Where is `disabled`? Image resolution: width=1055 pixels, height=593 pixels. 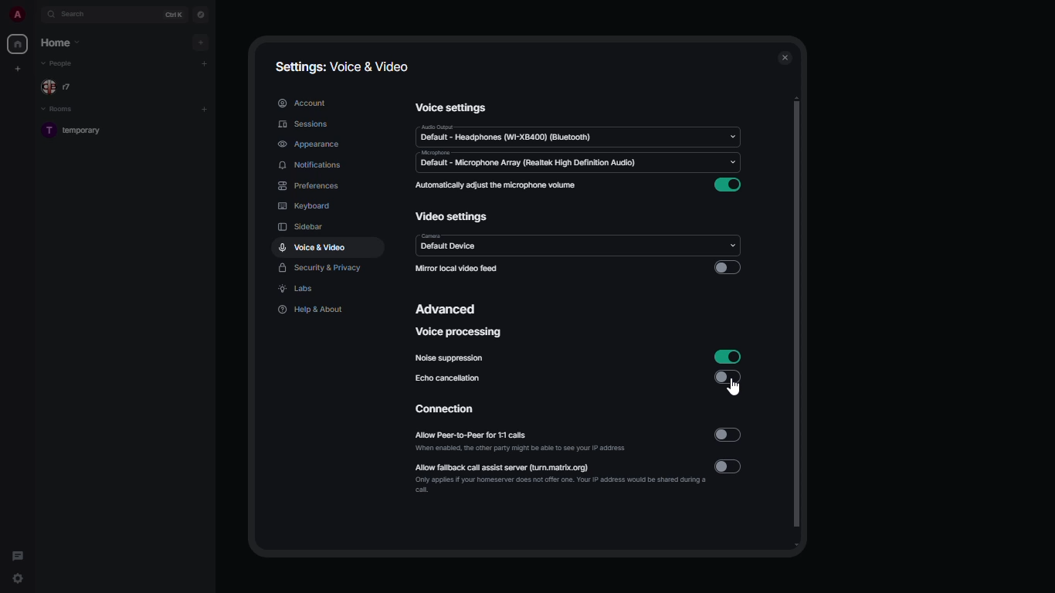
disabled is located at coordinates (728, 435).